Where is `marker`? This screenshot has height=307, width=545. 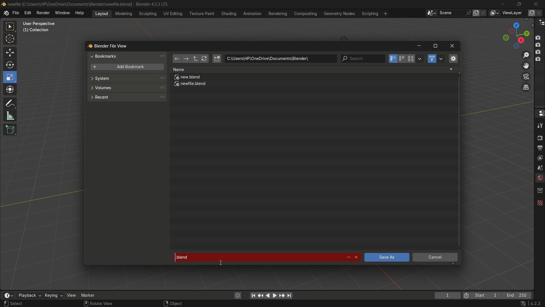
marker is located at coordinates (92, 295).